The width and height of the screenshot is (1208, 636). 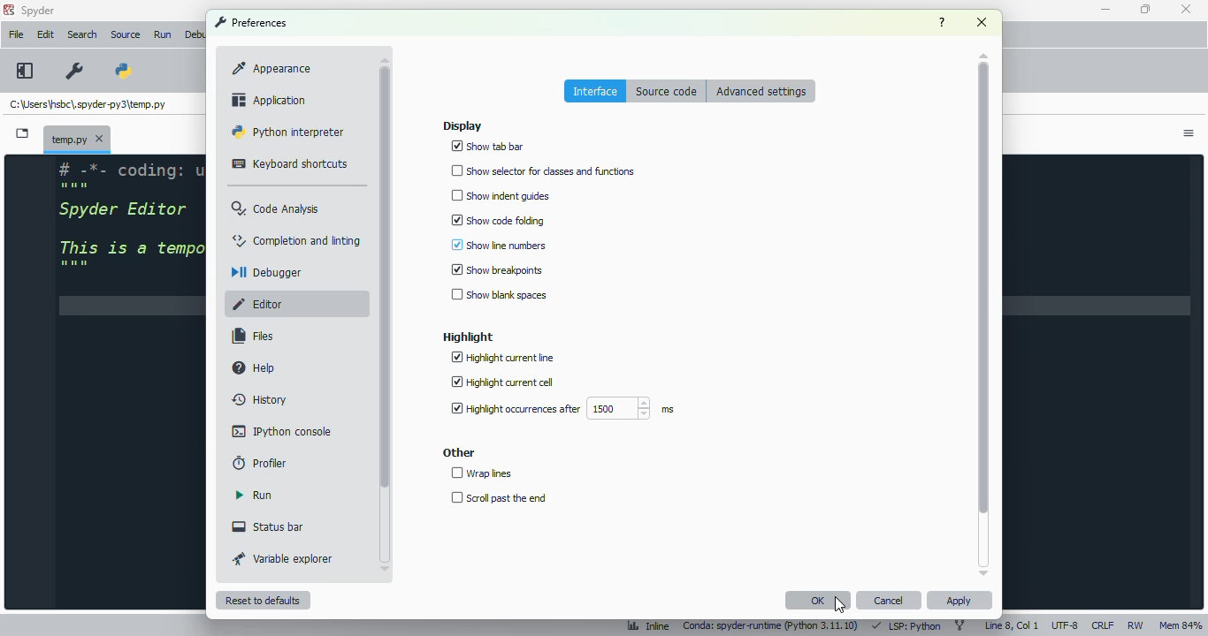 What do you see at coordinates (942, 22) in the screenshot?
I see `help` at bounding box center [942, 22].